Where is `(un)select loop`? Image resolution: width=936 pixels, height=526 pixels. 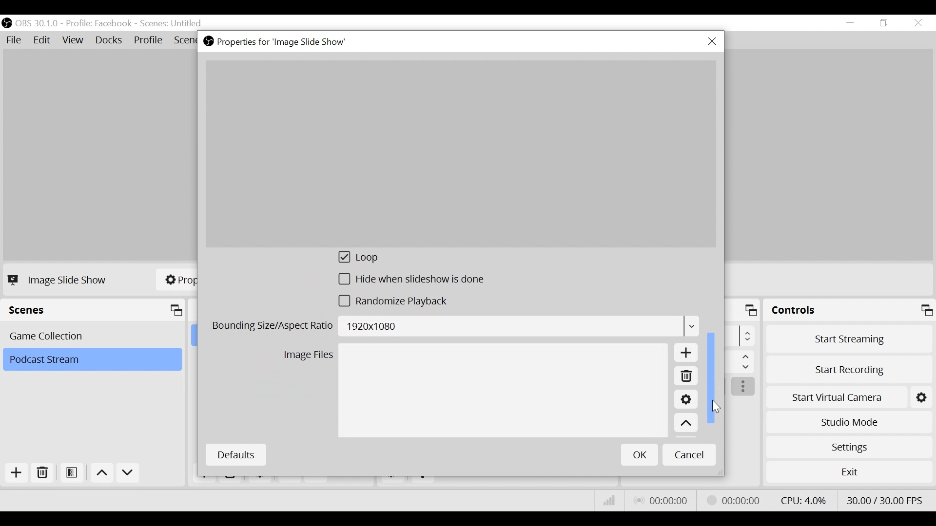 (un)select loop is located at coordinates (371, 258).